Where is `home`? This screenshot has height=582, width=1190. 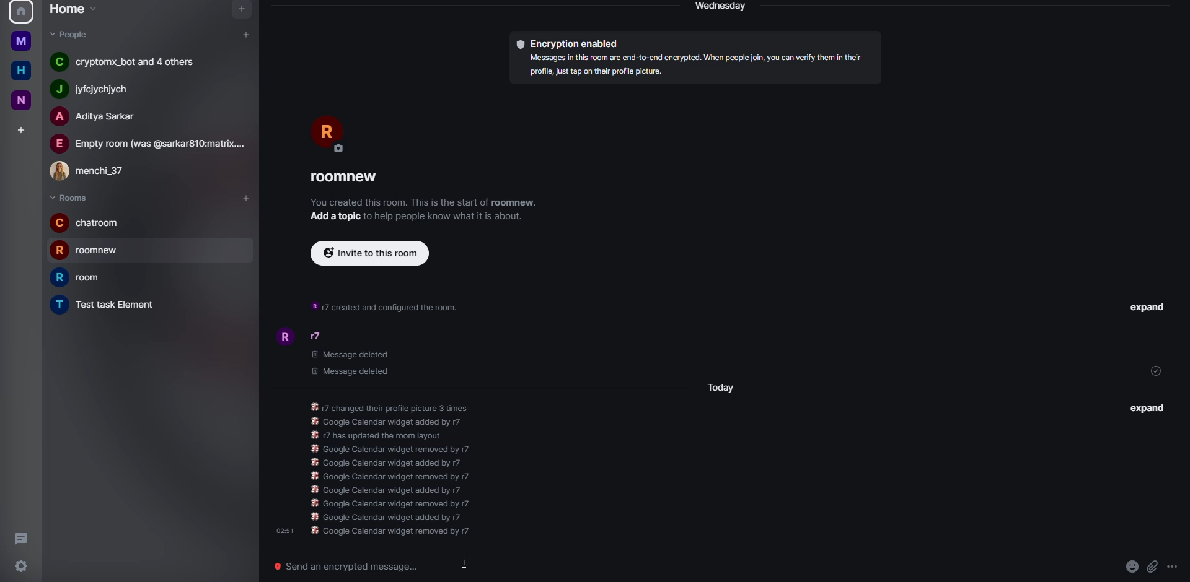
home is located at coordinates (21, 71).